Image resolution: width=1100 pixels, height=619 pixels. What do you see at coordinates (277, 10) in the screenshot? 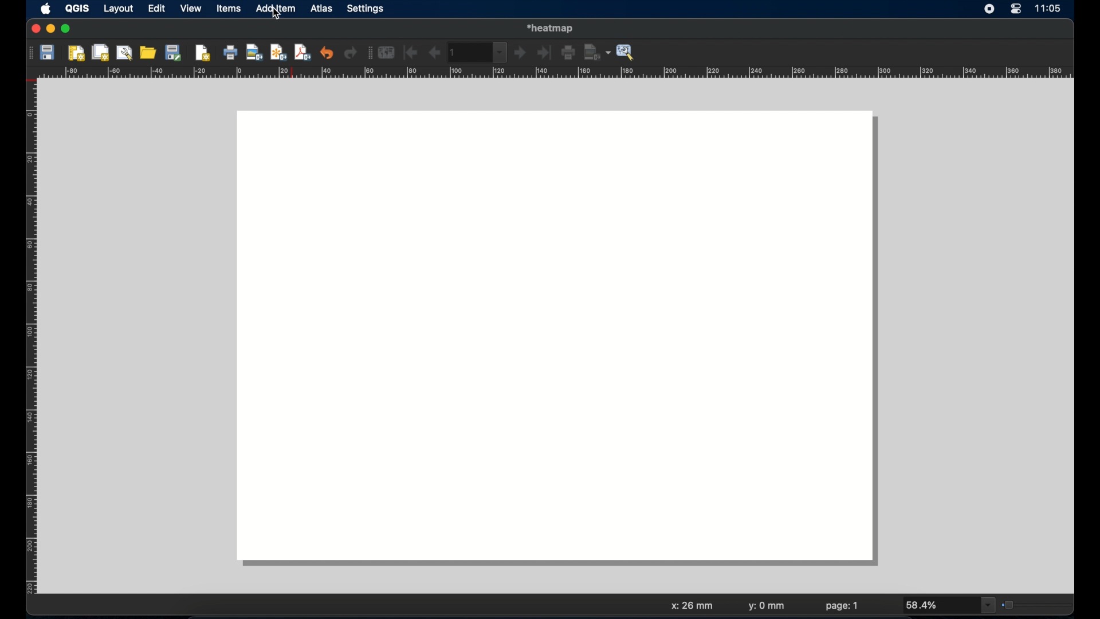
I see `dd item` at bounding box center [277, 10].